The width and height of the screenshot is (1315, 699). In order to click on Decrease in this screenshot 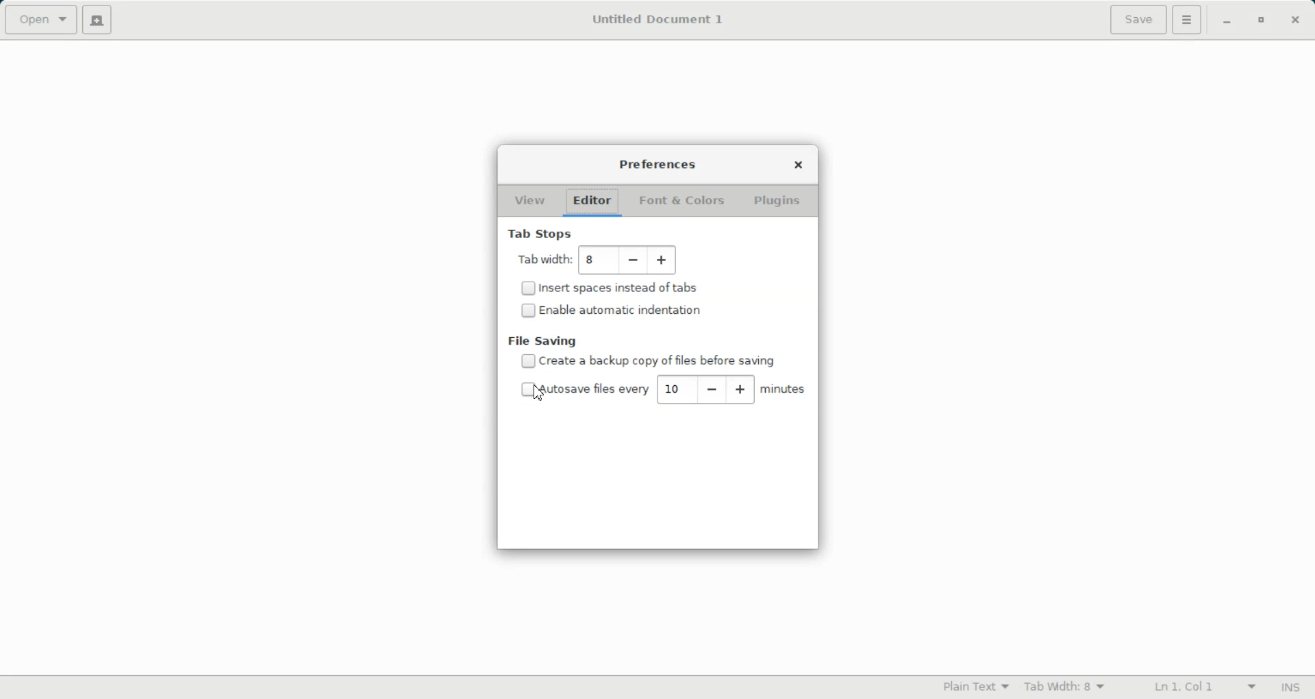, I will do `click(710, 389)`.